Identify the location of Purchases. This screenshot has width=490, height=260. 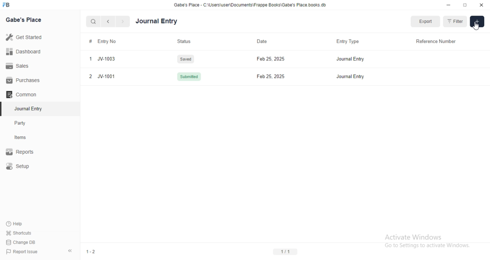
(21, 80).